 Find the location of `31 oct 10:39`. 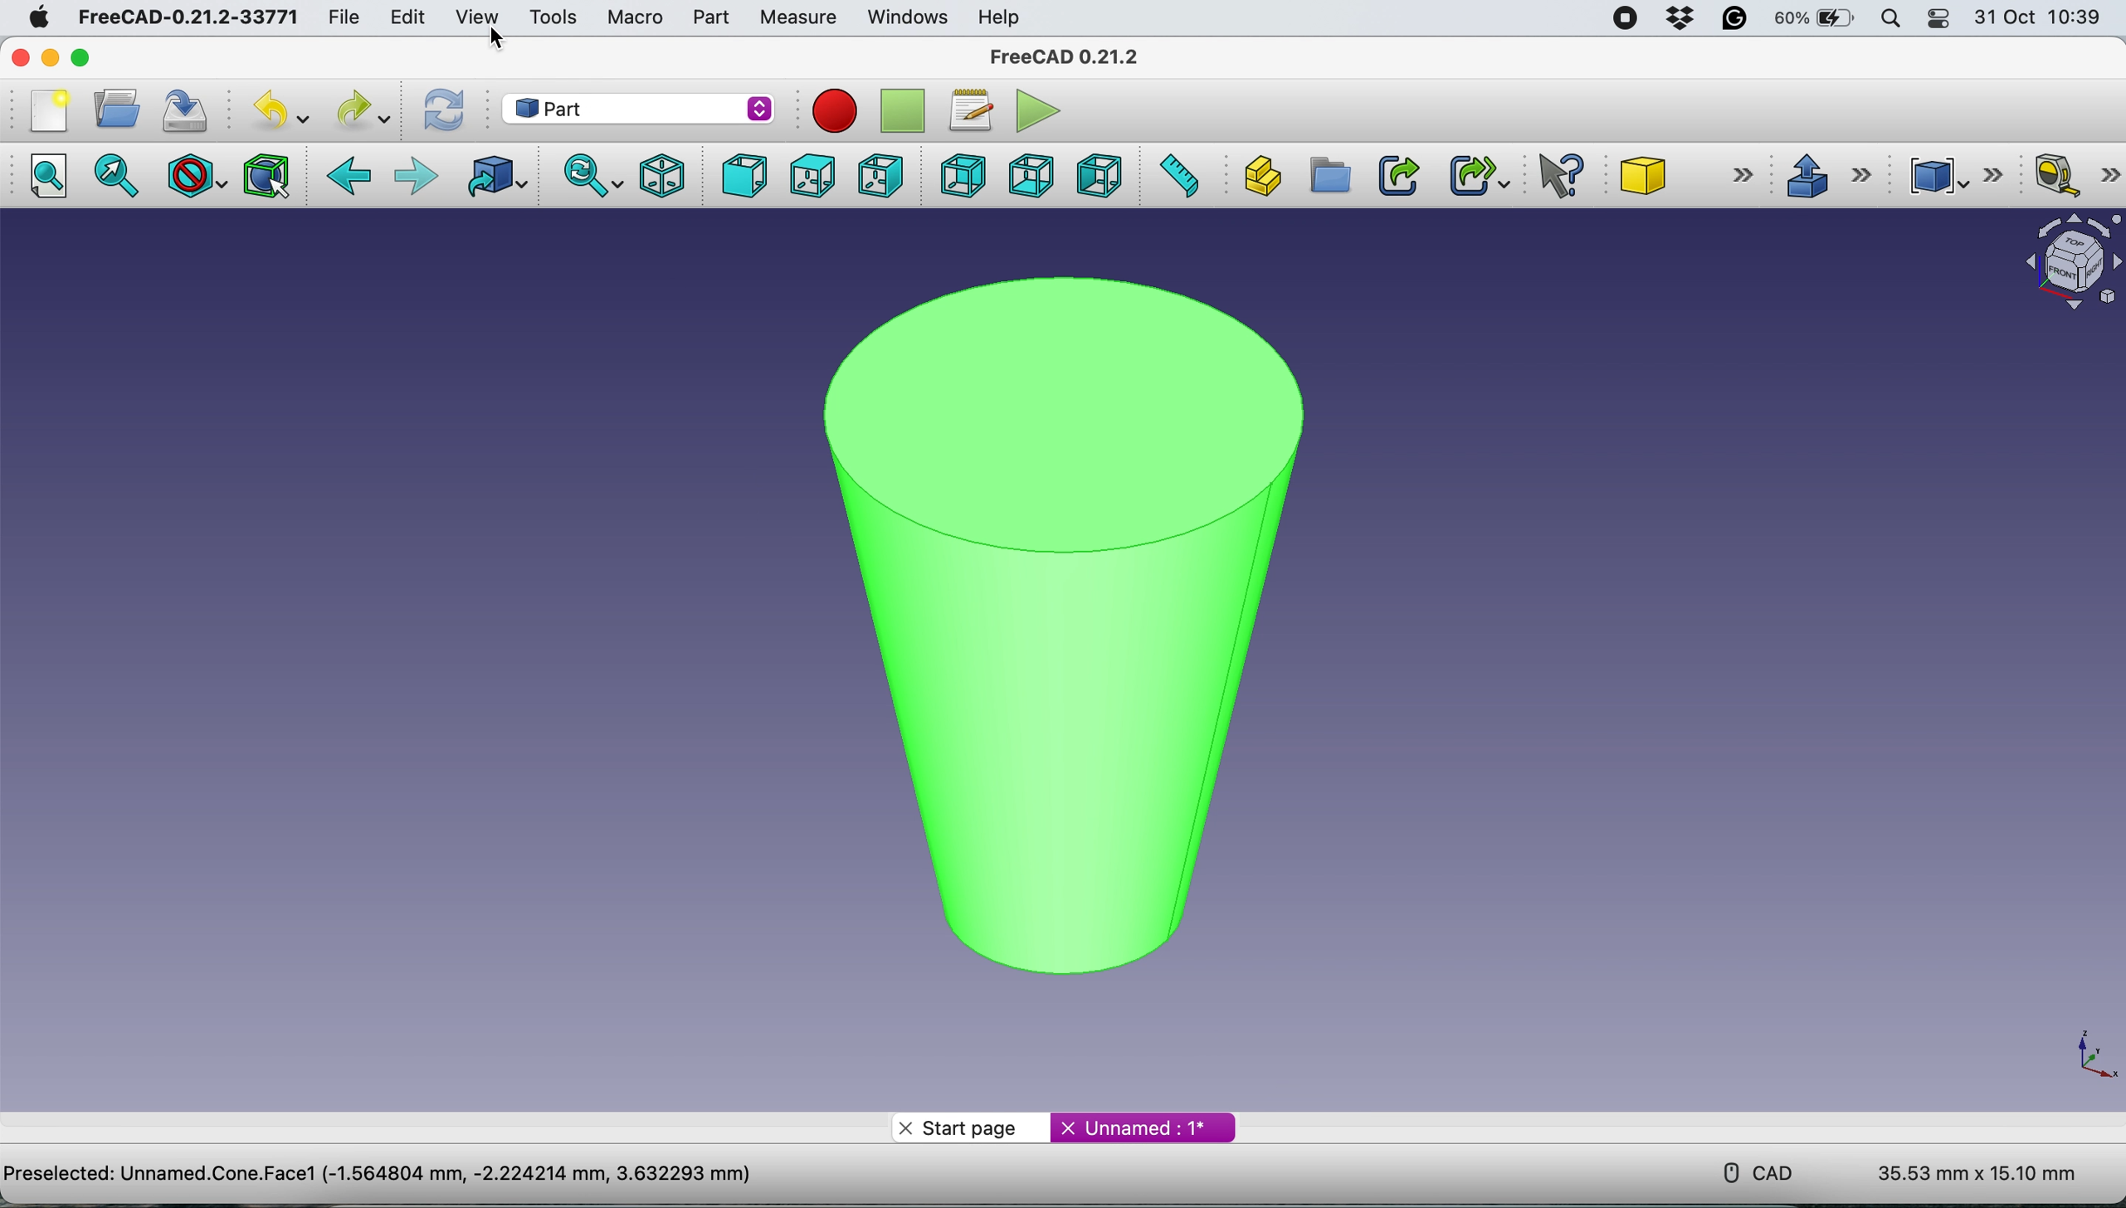

31 oct 10:39 is located at coordinates (2046, 18).